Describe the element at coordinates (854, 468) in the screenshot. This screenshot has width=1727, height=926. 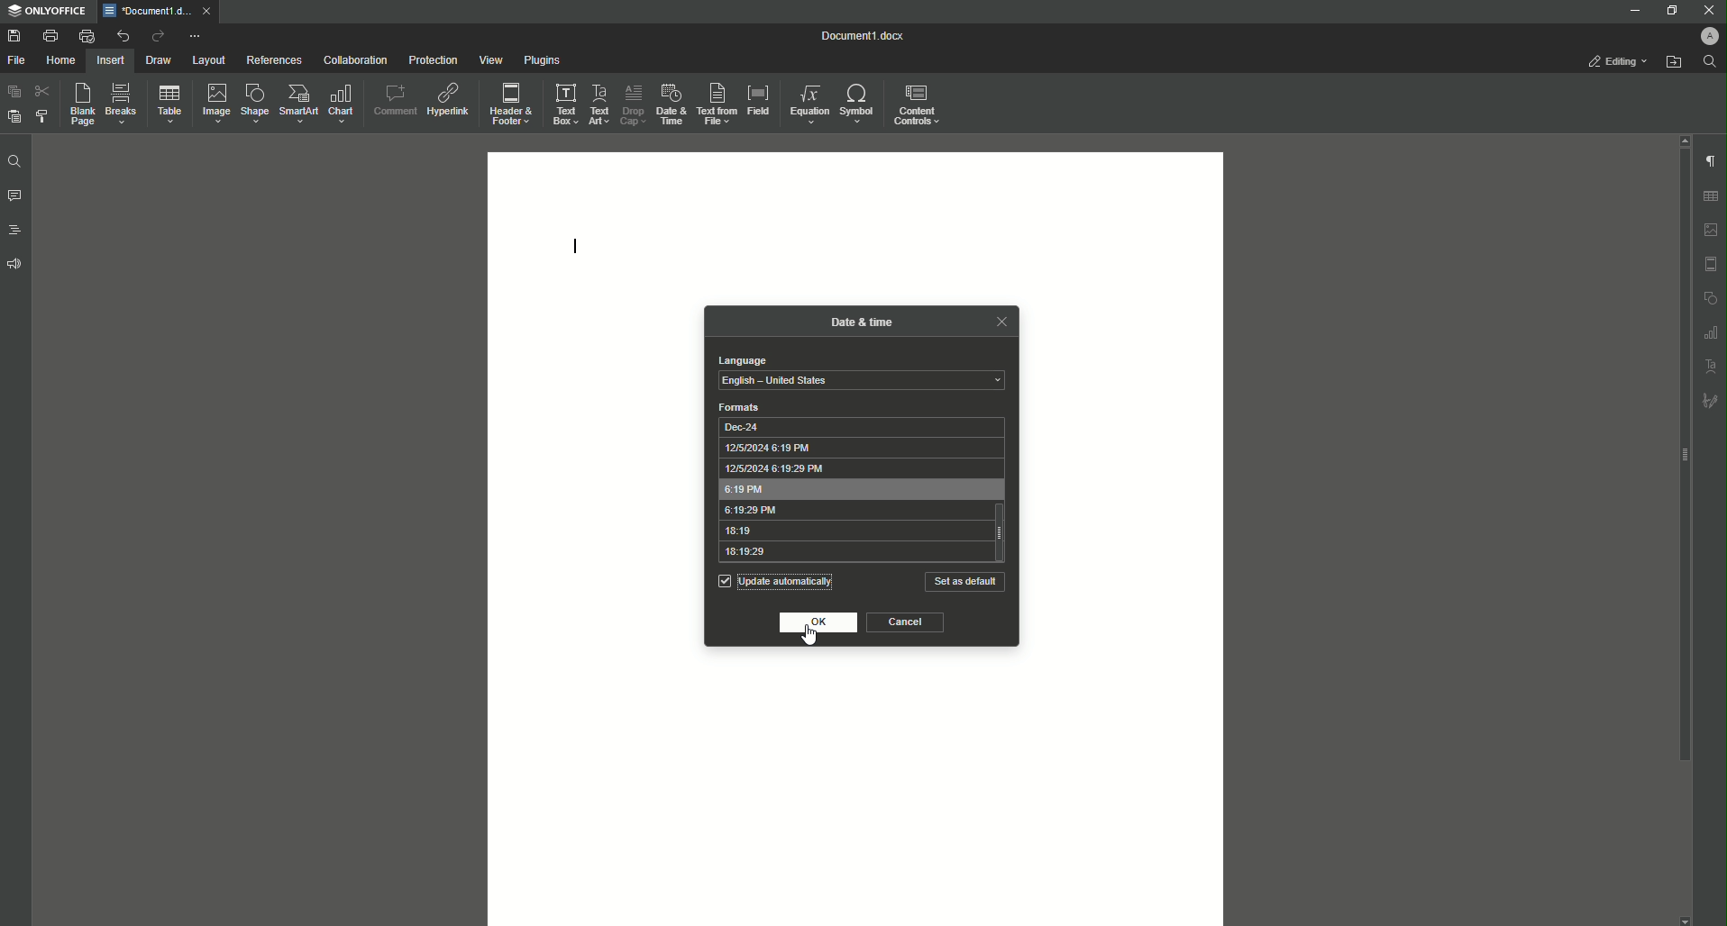
I see `12/5/2024 6:19:29 PM` at that location.